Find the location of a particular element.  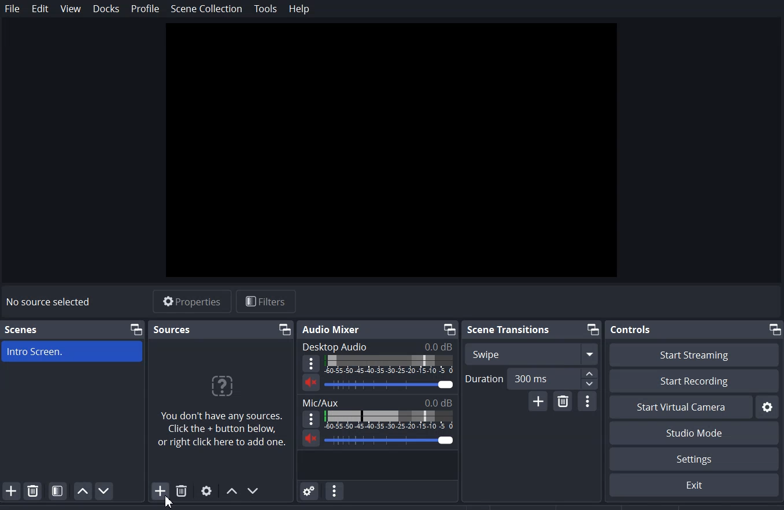

Move Scene Down is located at coordinates (105, 490).